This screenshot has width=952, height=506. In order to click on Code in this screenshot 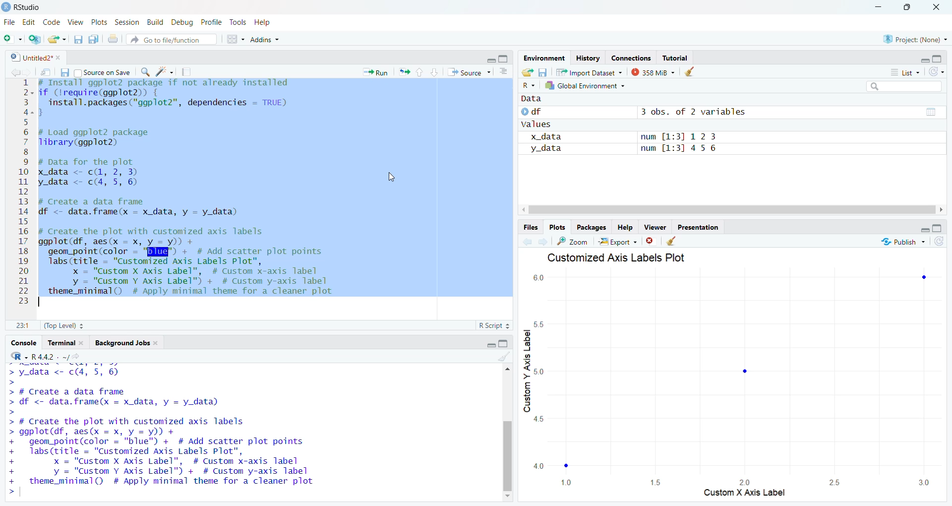, I will do `click(52, 22)`.